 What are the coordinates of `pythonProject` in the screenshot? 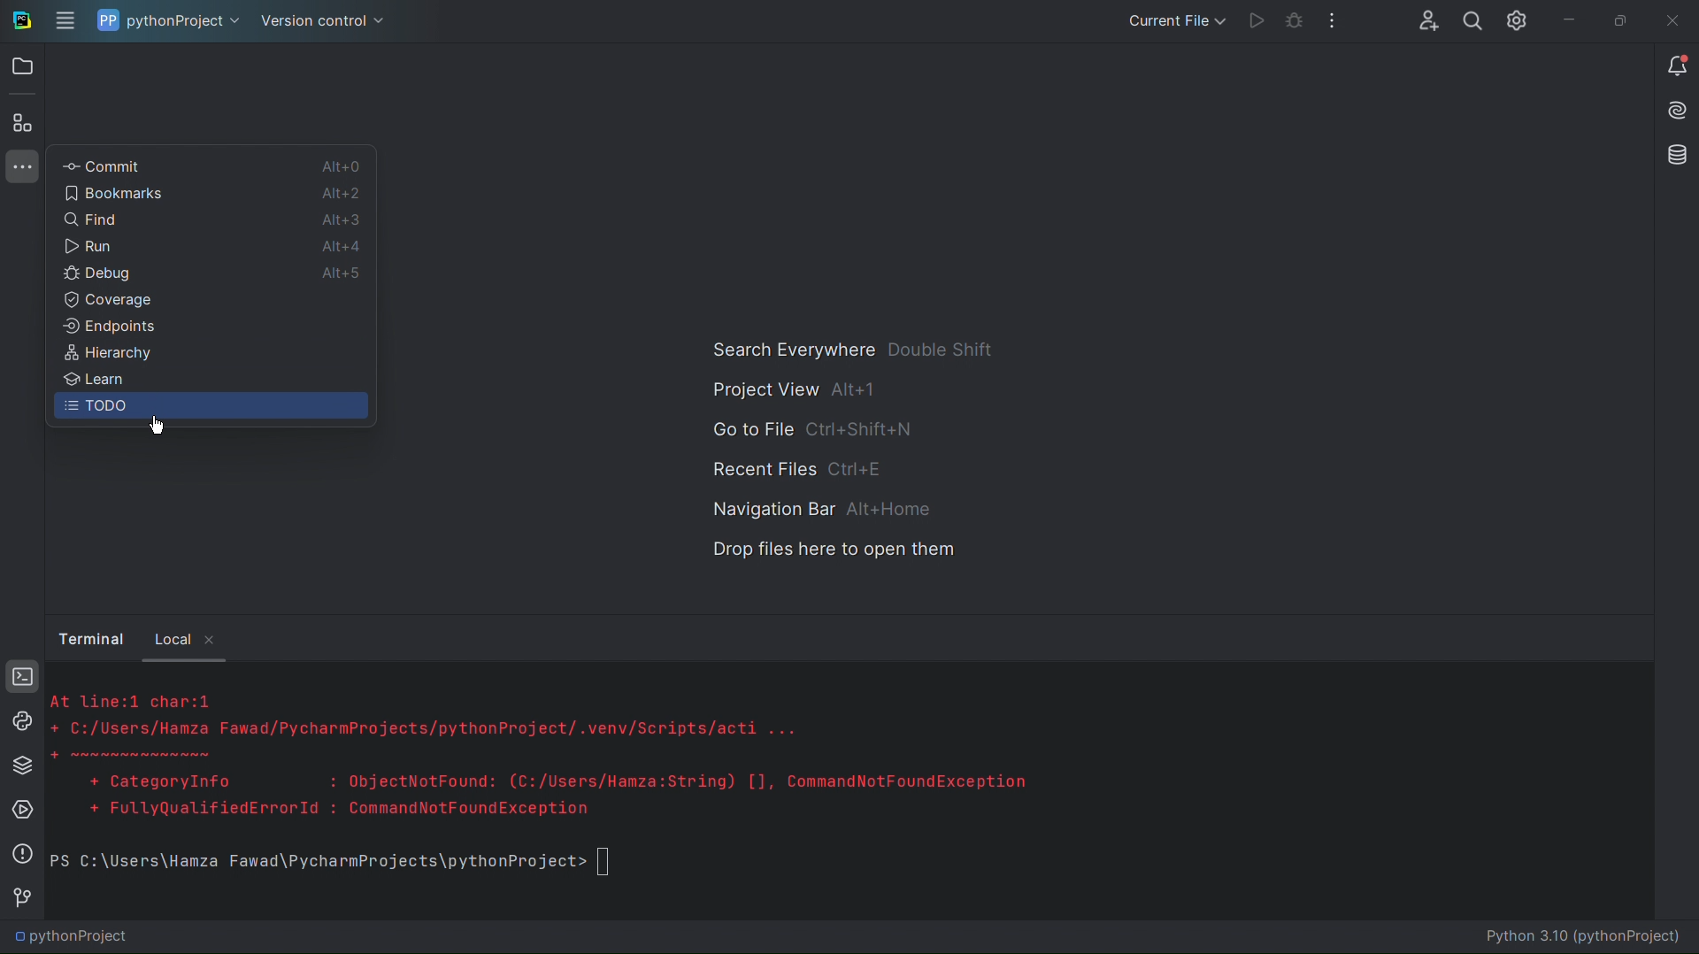 It's located at (170, 22).